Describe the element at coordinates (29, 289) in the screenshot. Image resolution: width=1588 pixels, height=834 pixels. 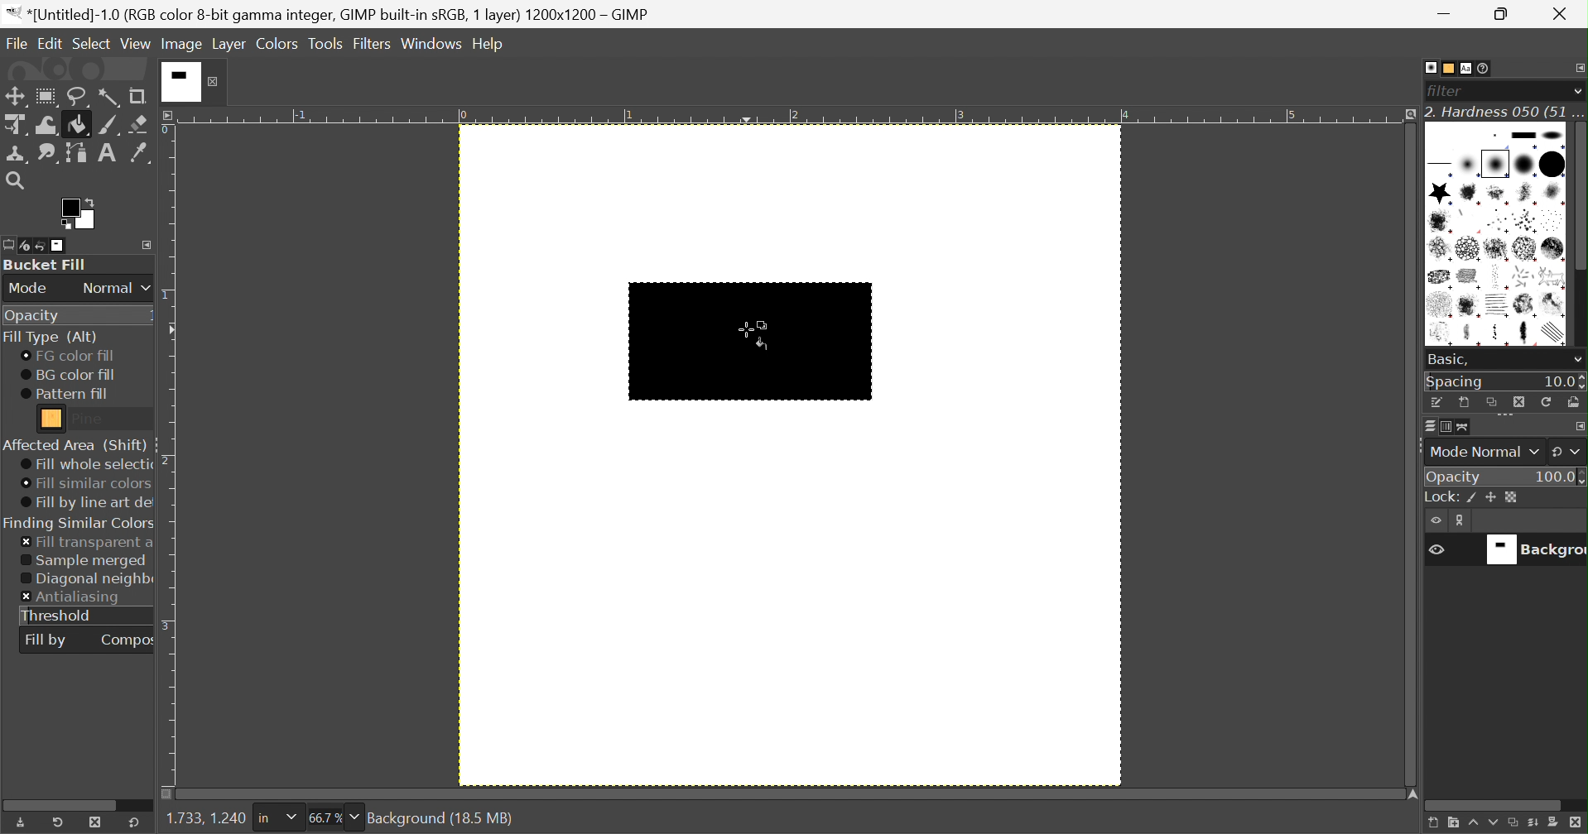
I see `Mode` at that location.